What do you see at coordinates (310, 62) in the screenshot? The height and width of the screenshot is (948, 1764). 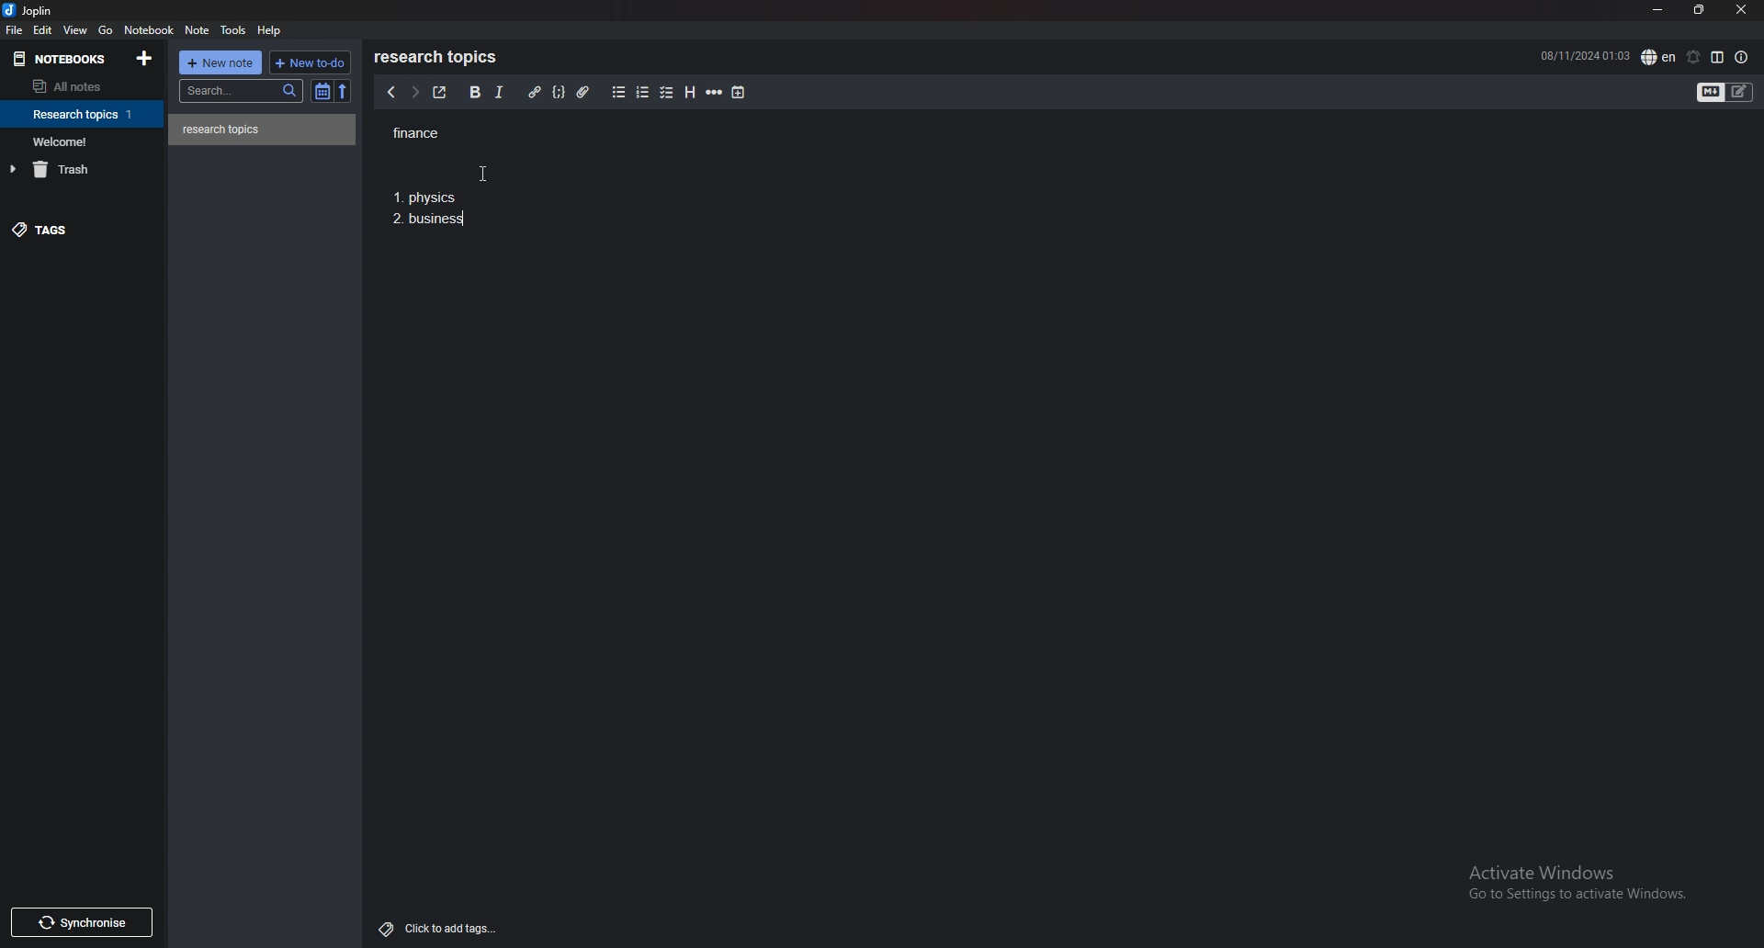 I see `new todo` at bounding box center [310, 62].